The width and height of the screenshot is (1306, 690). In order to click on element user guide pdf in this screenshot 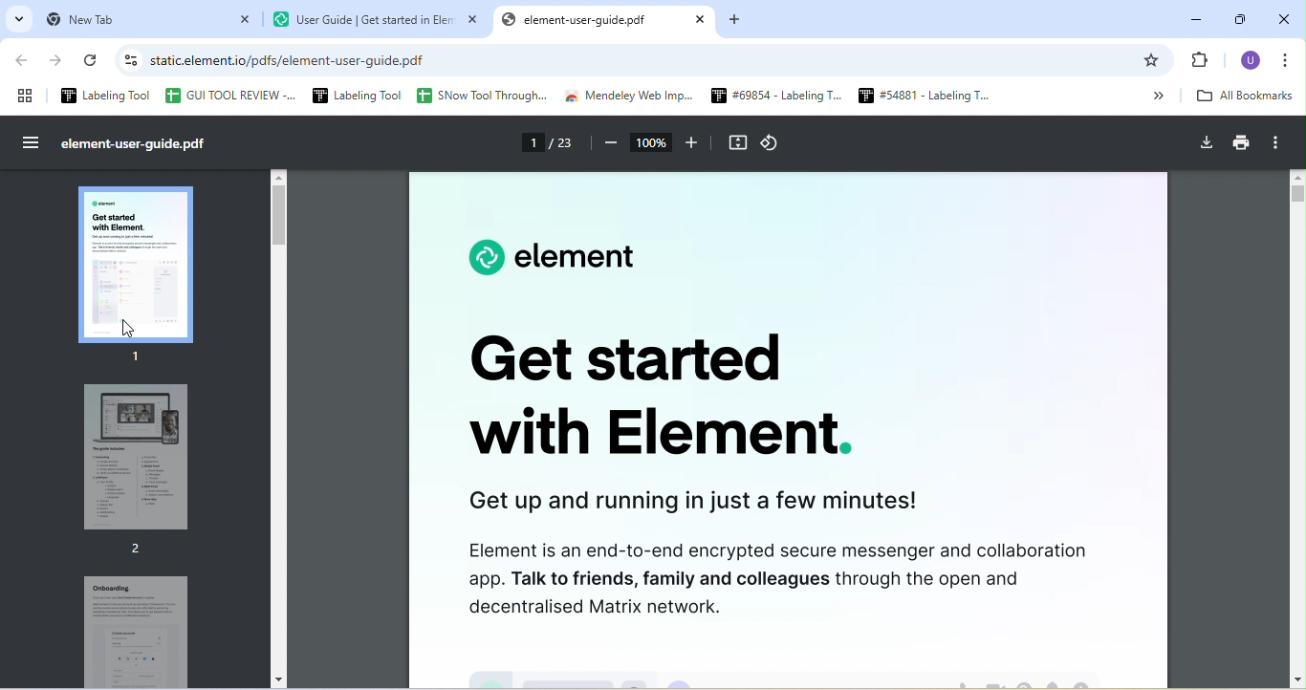, I will do `click(609, 22)`.